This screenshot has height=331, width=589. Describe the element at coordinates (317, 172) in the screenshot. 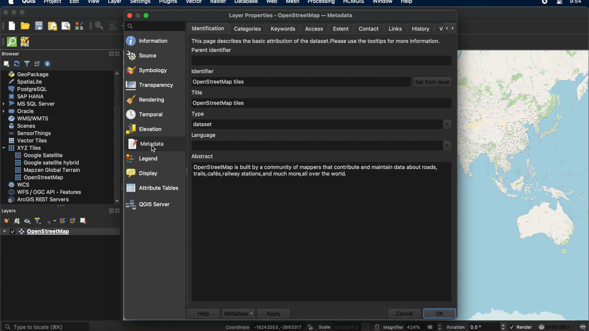

I see `openstreetmap description` at that location.